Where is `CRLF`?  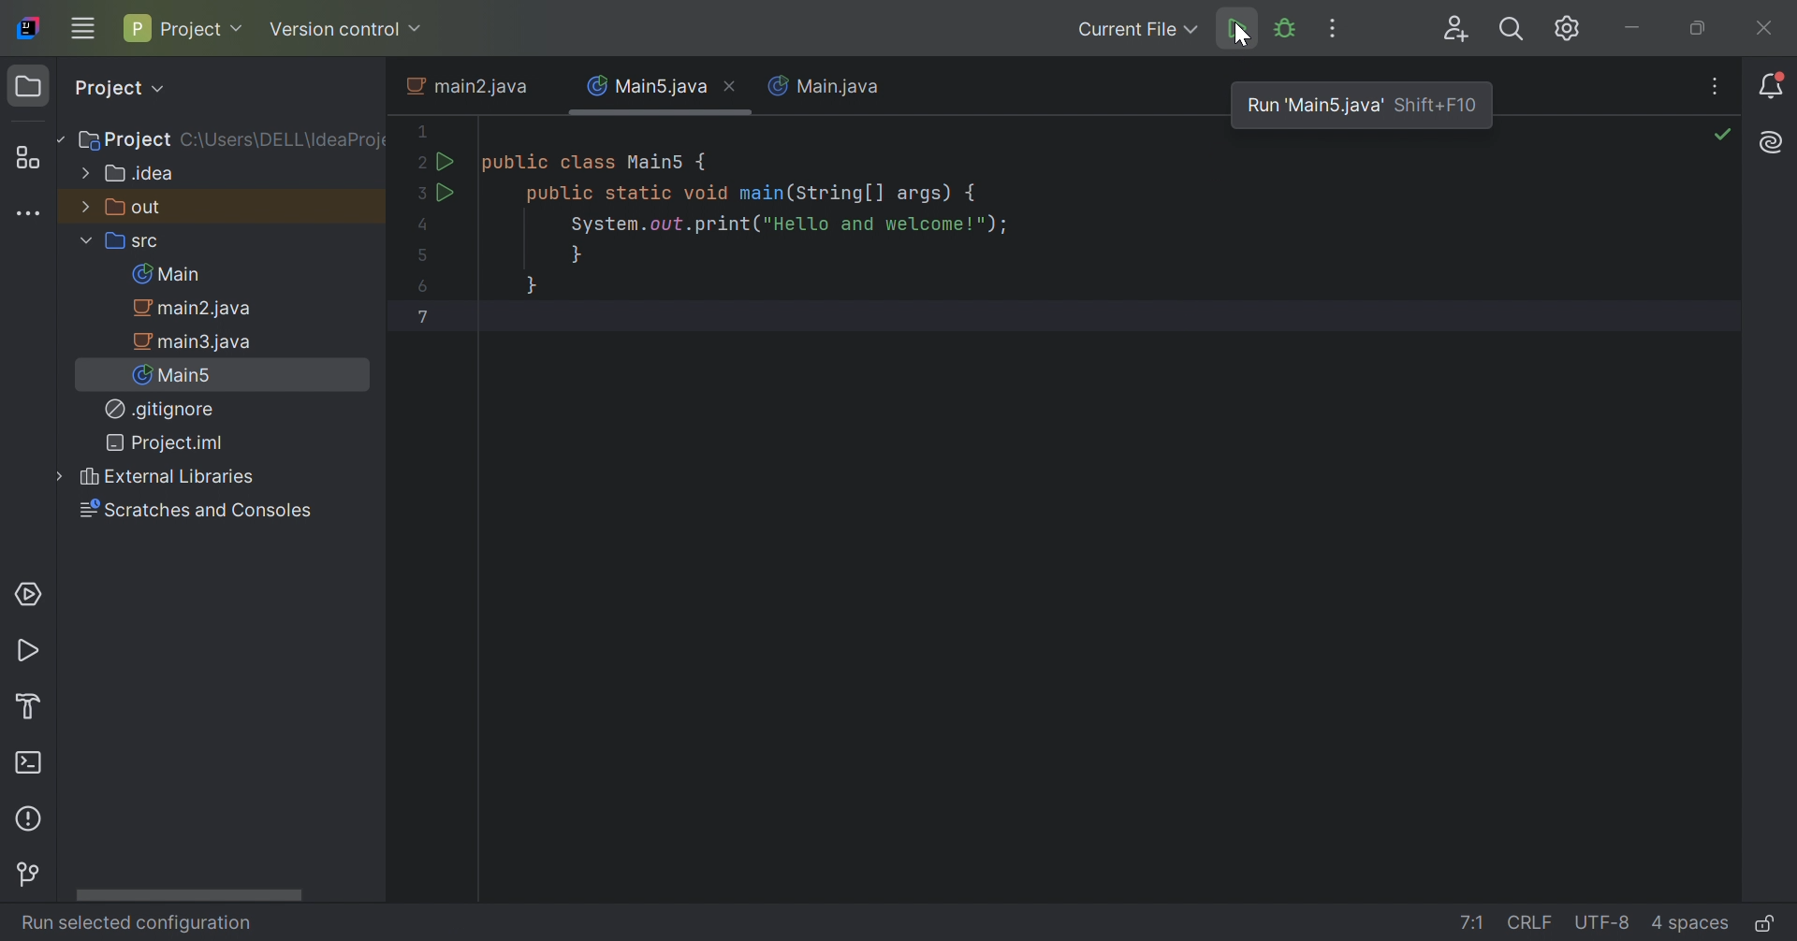 CRLF is located at coordinates (1532, 921).